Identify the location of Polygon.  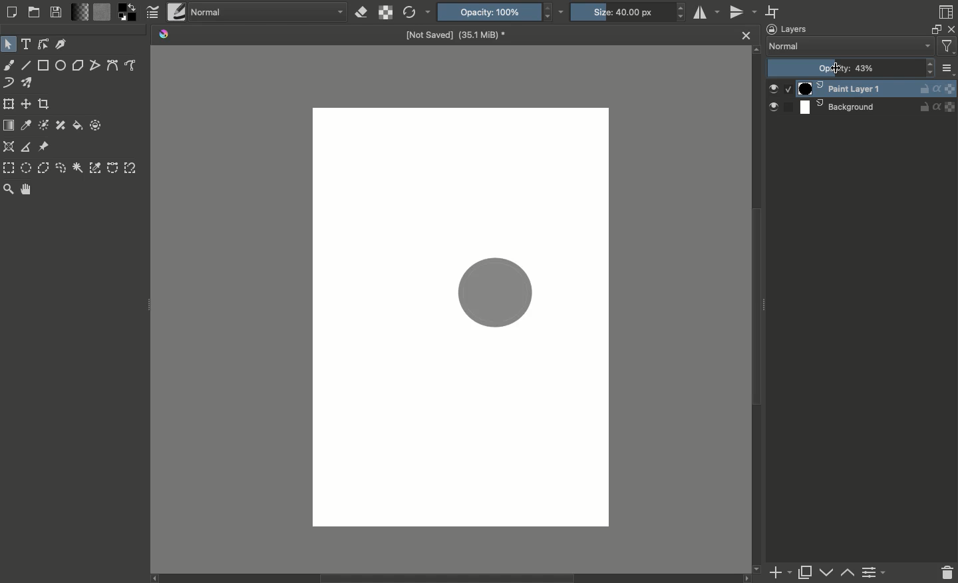
(79, 65).